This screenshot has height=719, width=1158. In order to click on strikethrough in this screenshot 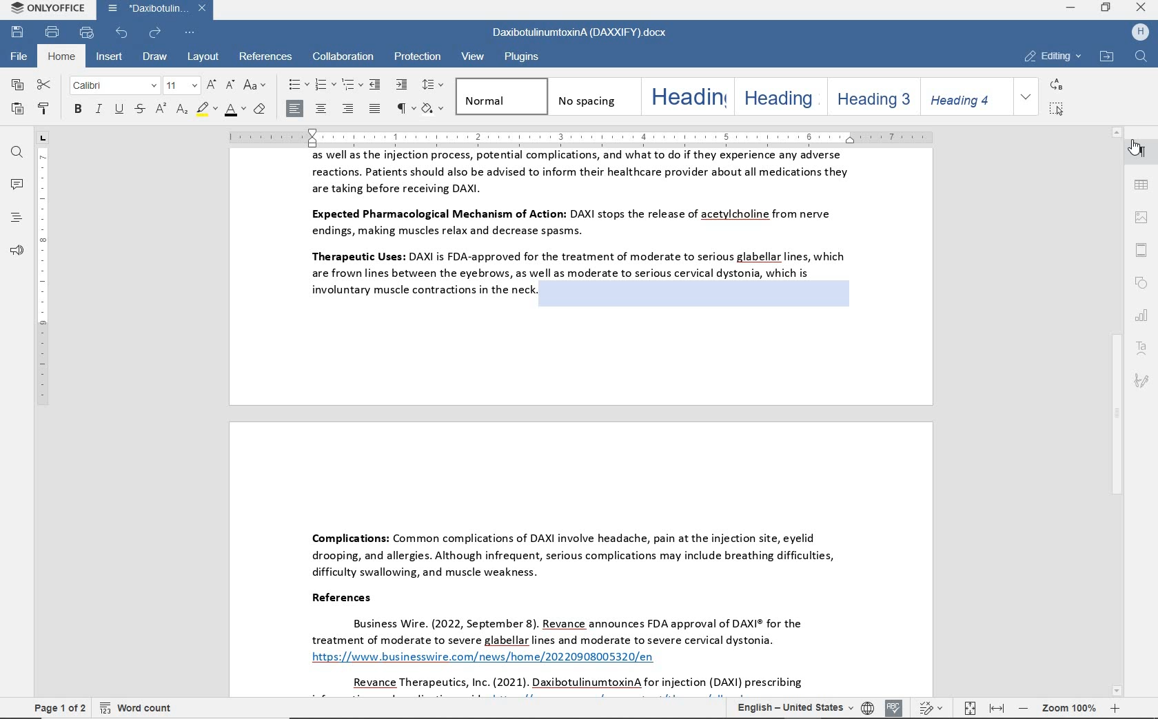, I will do `click(139, 110)`.